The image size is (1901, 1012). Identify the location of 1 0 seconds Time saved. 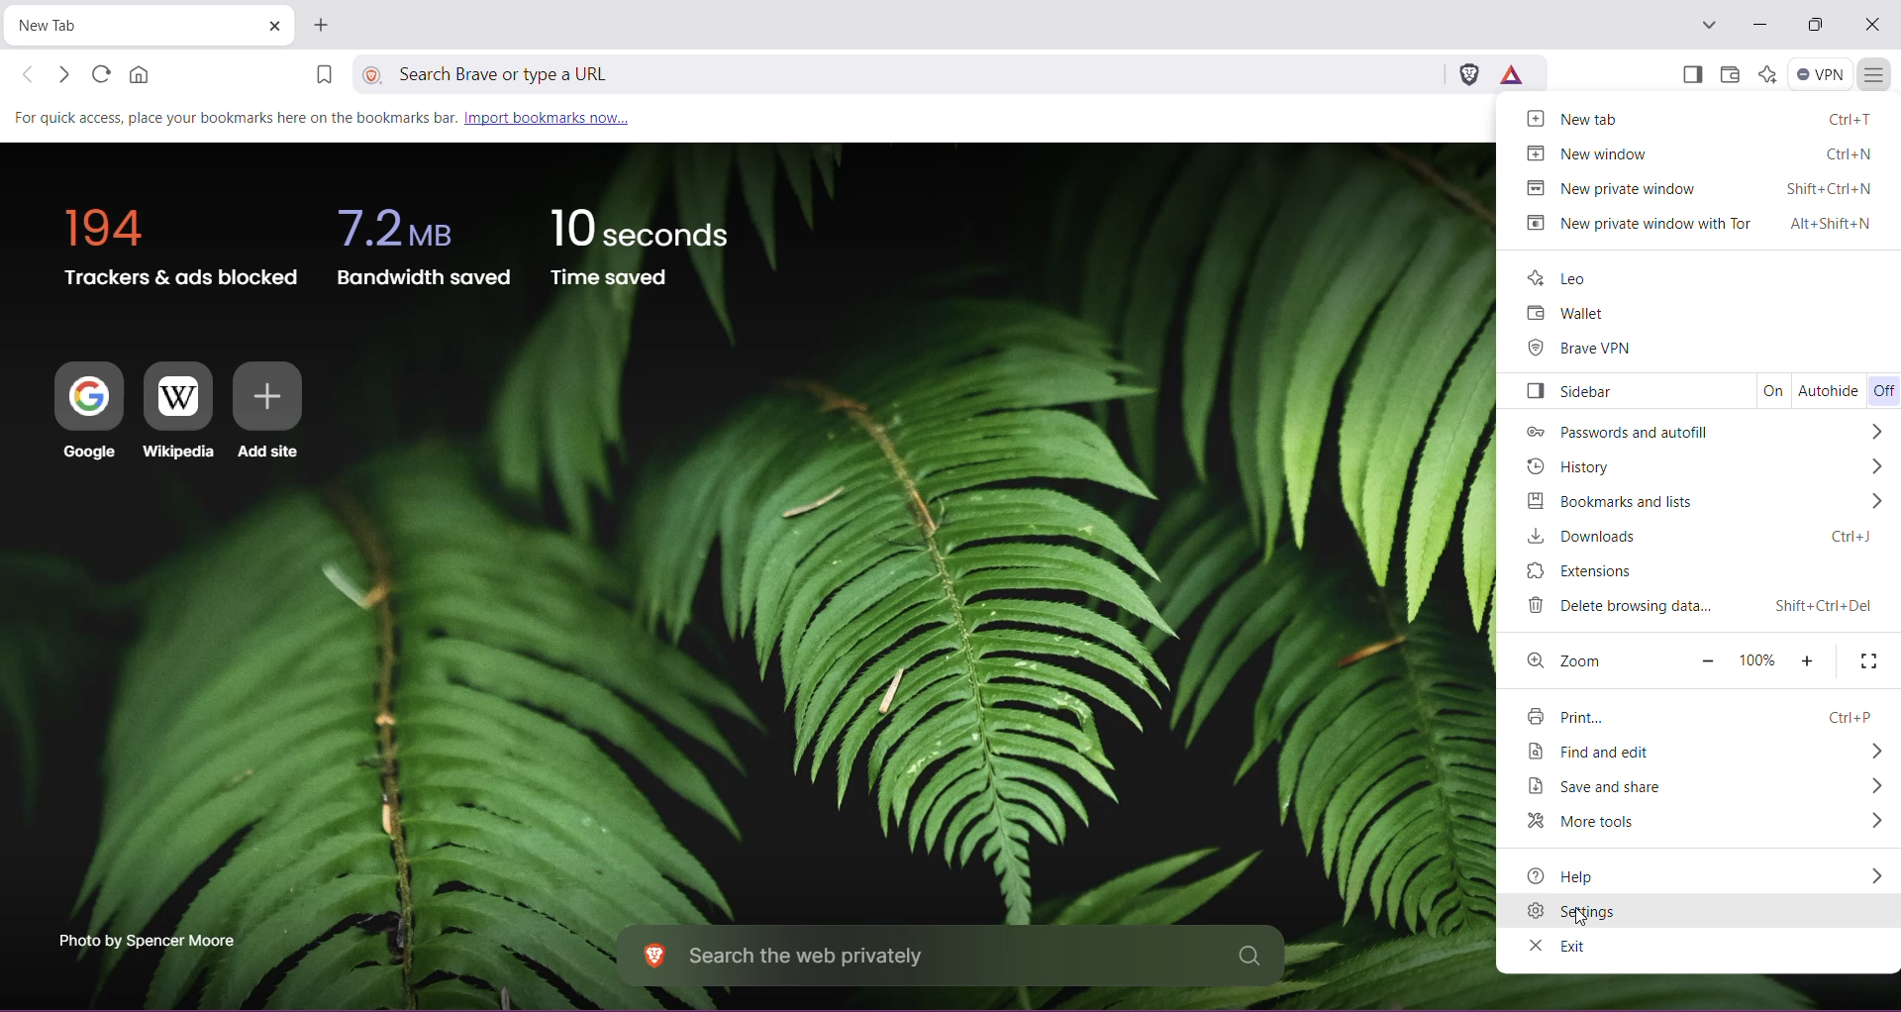
(640, 242).